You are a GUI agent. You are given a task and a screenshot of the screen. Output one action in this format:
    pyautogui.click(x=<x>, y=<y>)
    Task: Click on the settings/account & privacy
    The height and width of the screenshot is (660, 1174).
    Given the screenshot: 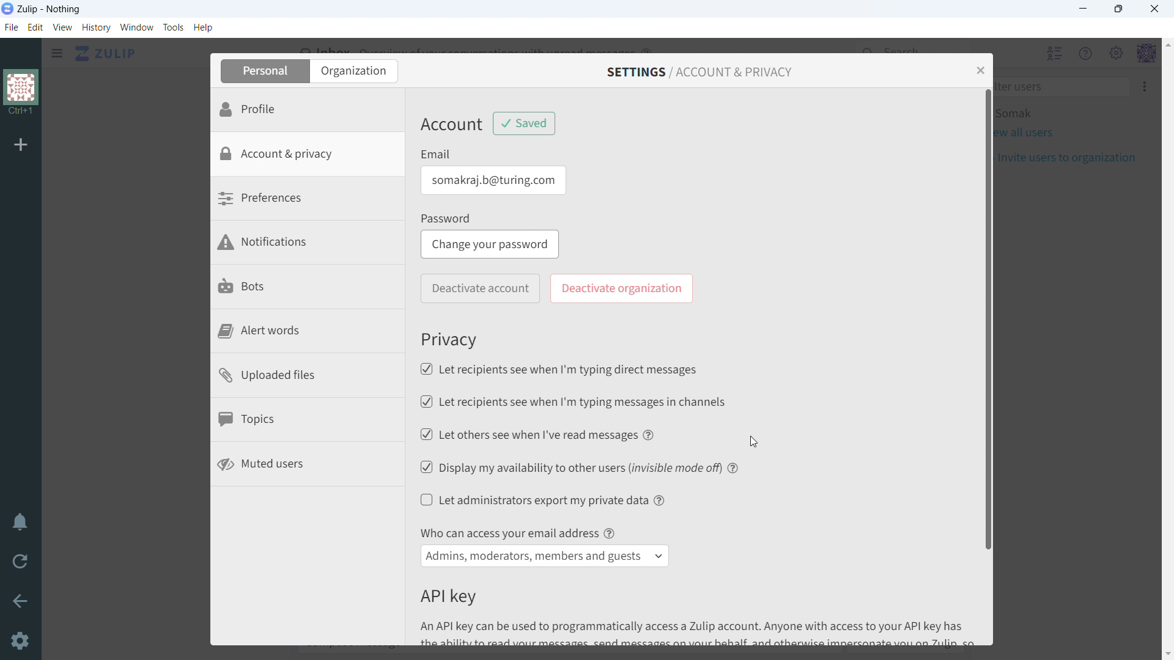 What is the action you would take?
    pyautogui.click(x=706, y=73)
    